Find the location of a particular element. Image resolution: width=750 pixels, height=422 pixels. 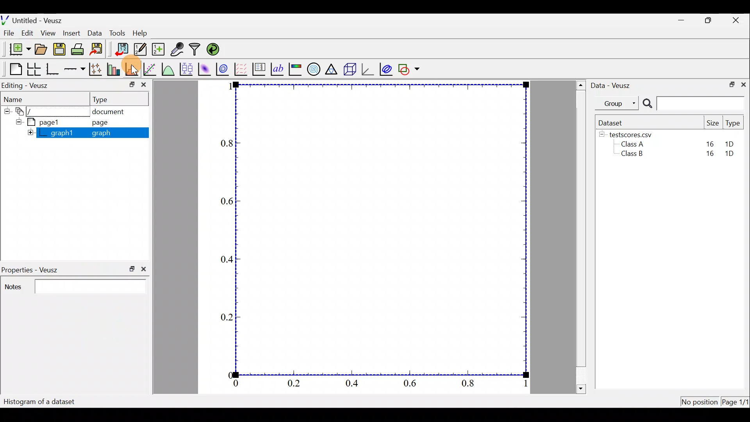

Save the document is located at coordinates (59, 48).